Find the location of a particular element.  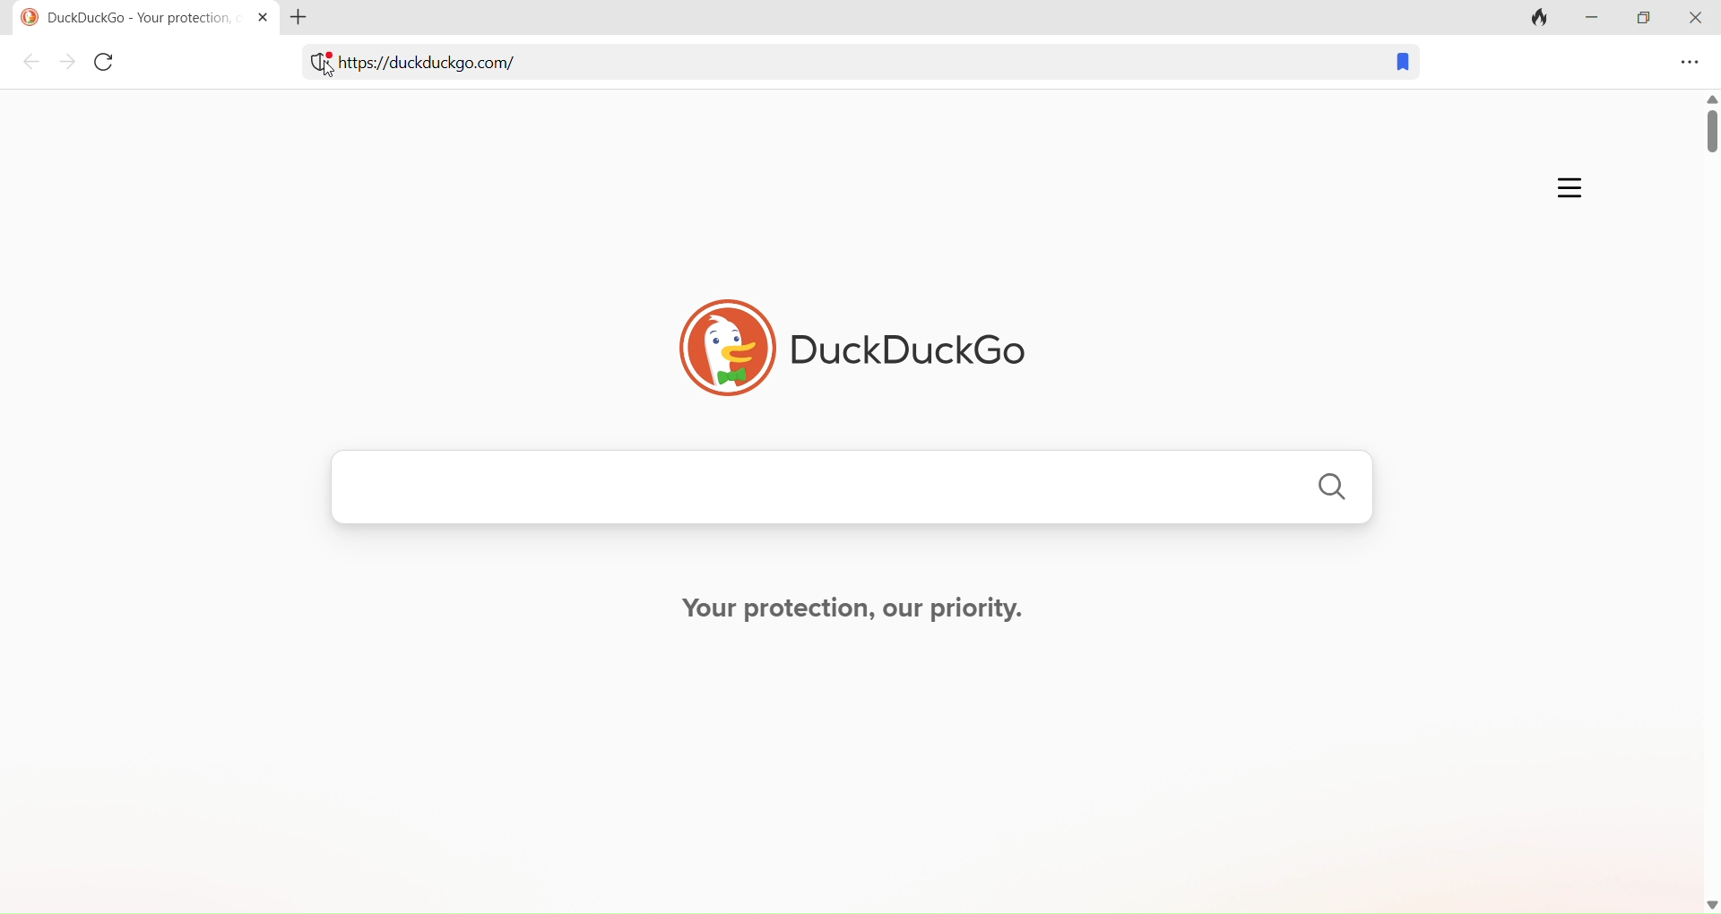

minimize is located at coordinates (1597, 23).